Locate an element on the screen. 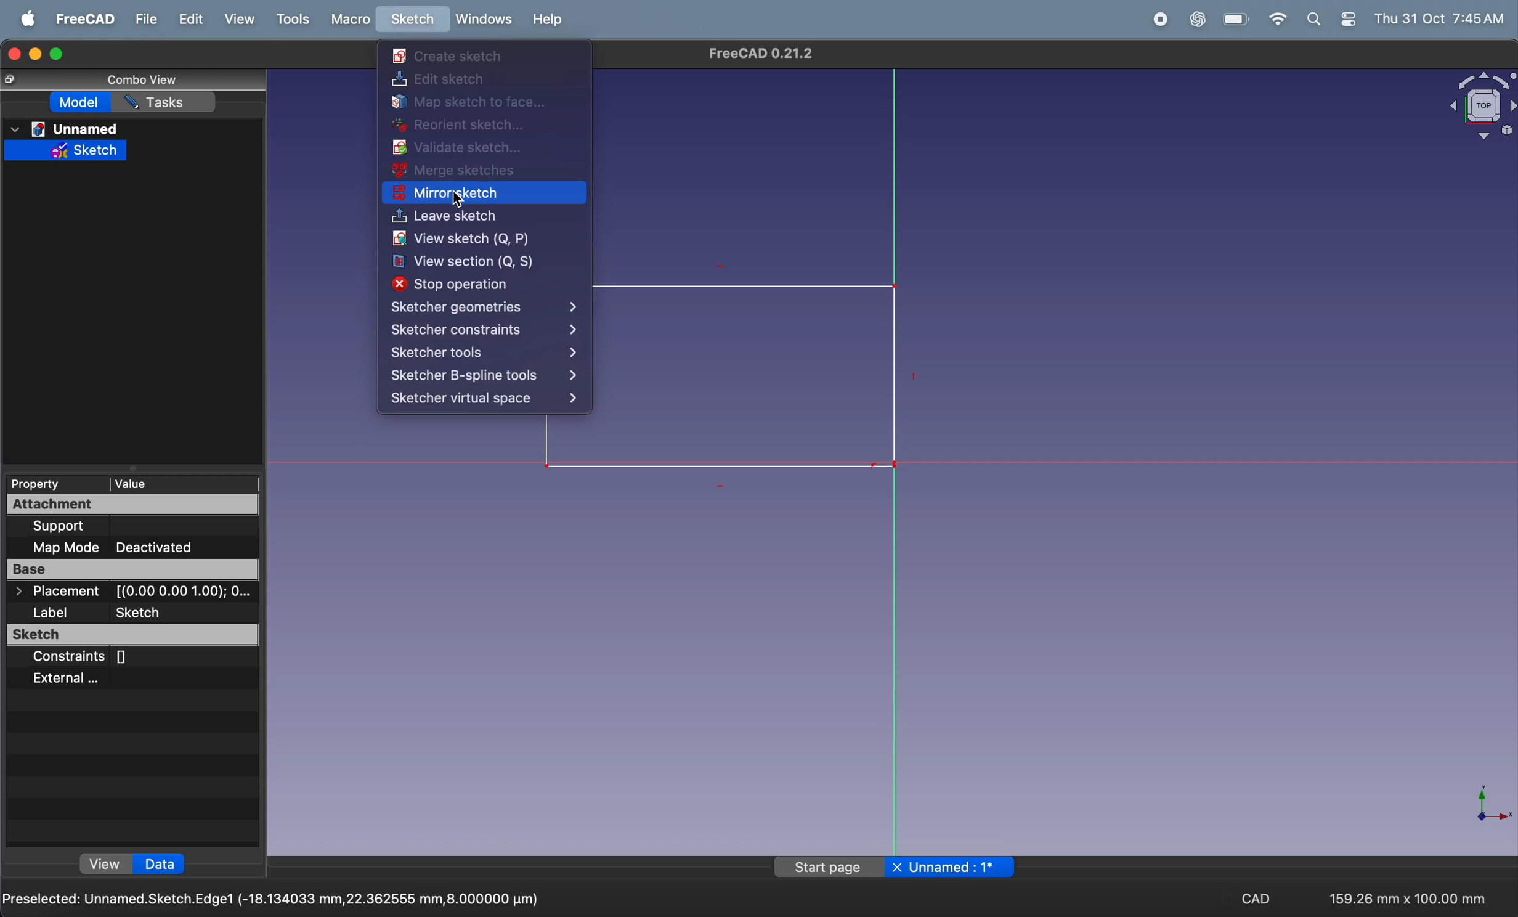 The width and height of the screenshot is (1518, 917). record is located at coordinates (1155, 19).